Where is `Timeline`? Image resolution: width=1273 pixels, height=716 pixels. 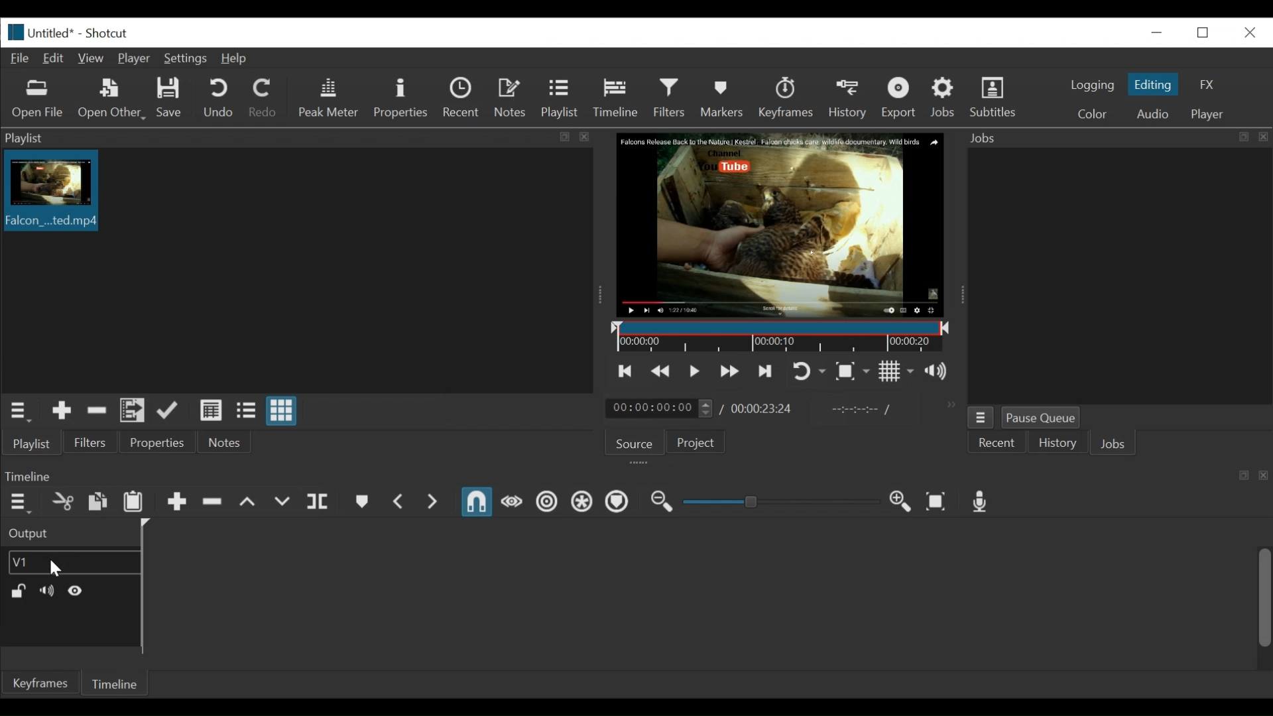
Timeline is located at coordinates (694, 594).